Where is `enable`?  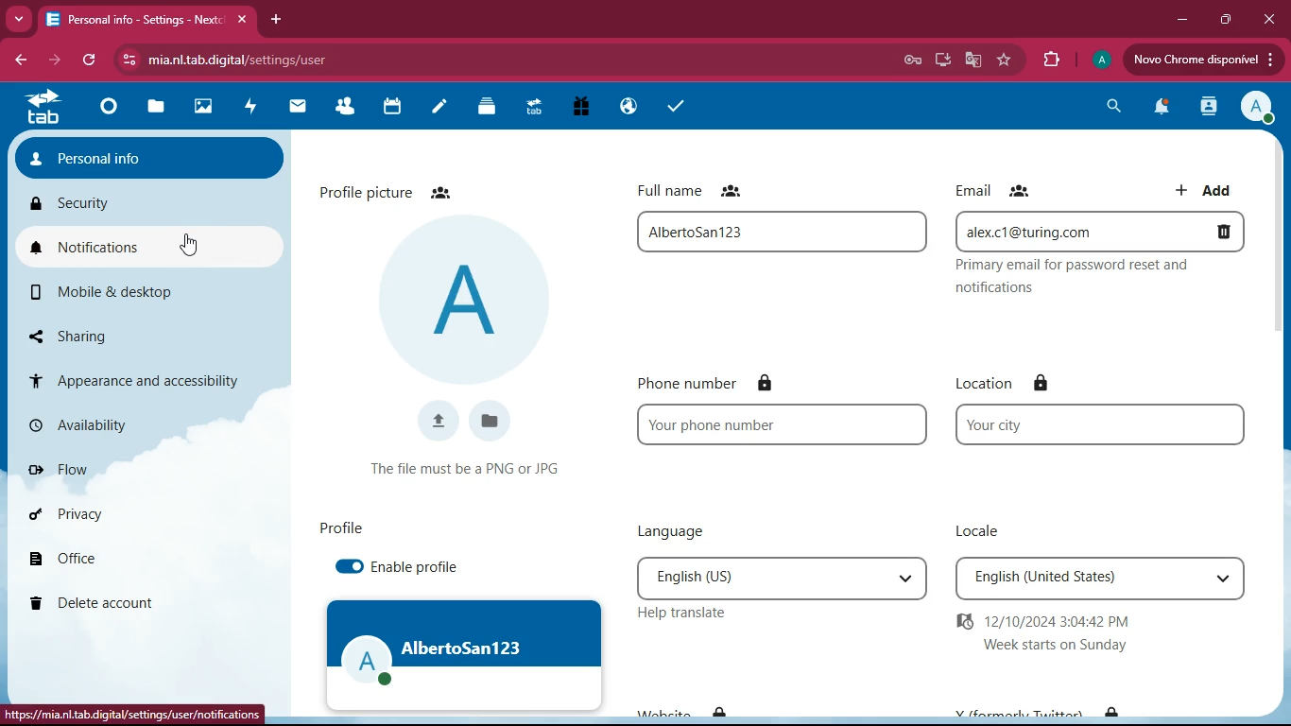 enable is located at coordinates (415, 567).